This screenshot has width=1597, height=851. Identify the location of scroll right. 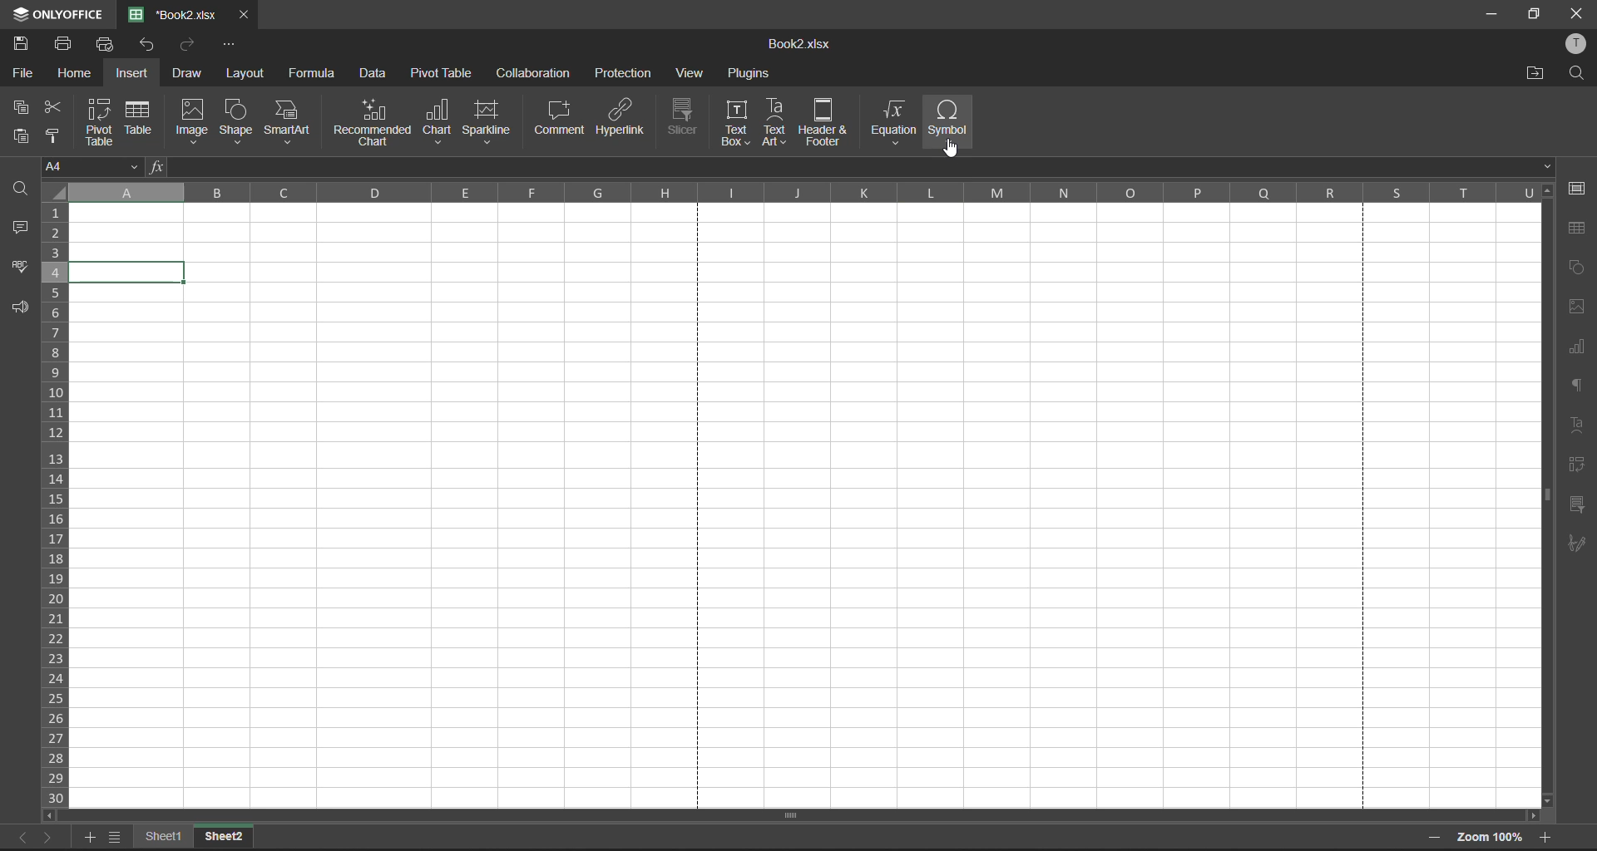
(1530, 816).